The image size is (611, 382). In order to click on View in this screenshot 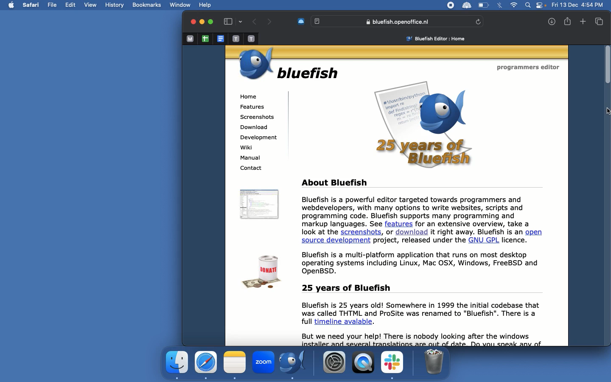, I will do `click(94, 5)`.